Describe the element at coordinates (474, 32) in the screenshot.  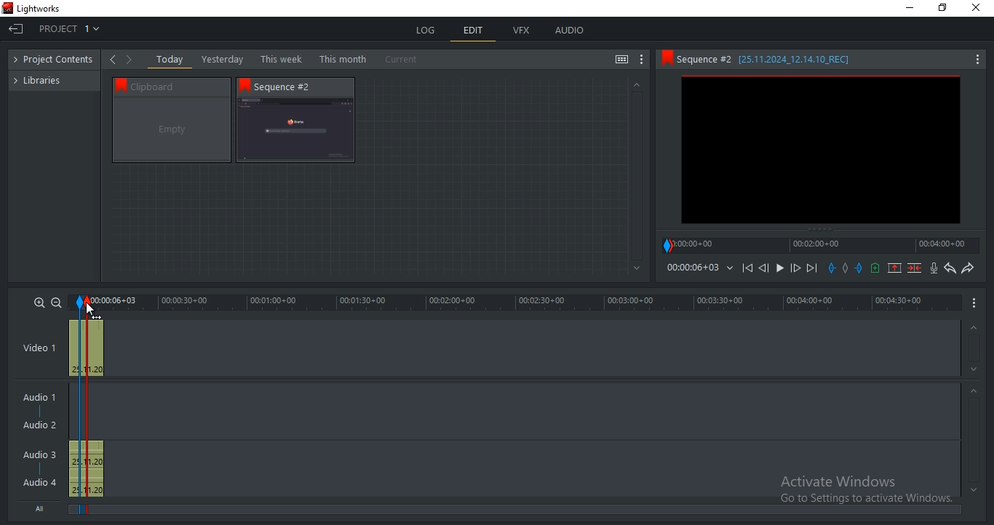
I see `edit` at that location.